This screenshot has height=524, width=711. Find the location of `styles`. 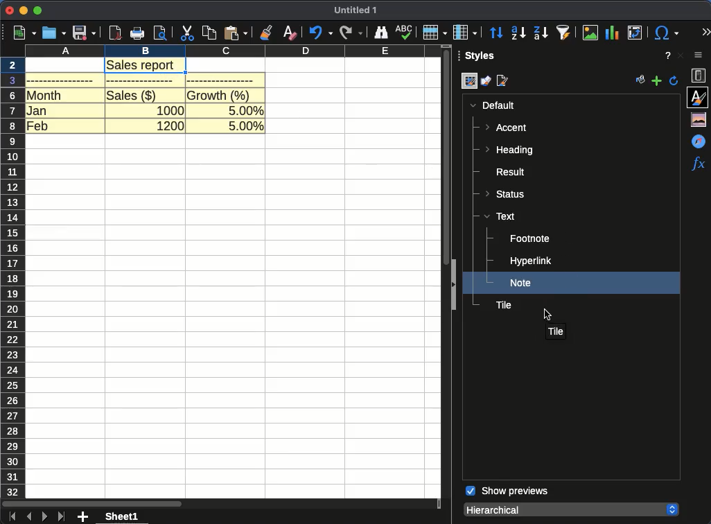

styles is located at coordinates (699, 96).